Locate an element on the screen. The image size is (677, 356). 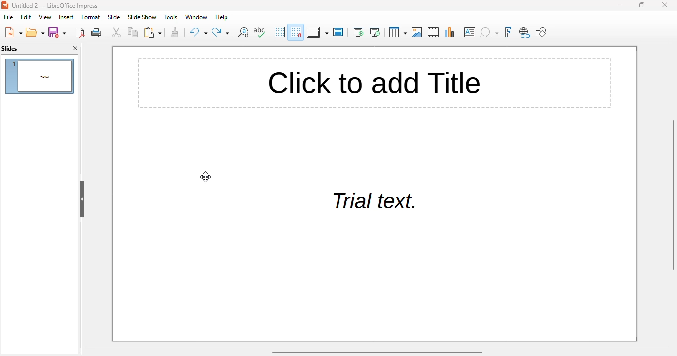
minimize is located at coordinates (620, 5).